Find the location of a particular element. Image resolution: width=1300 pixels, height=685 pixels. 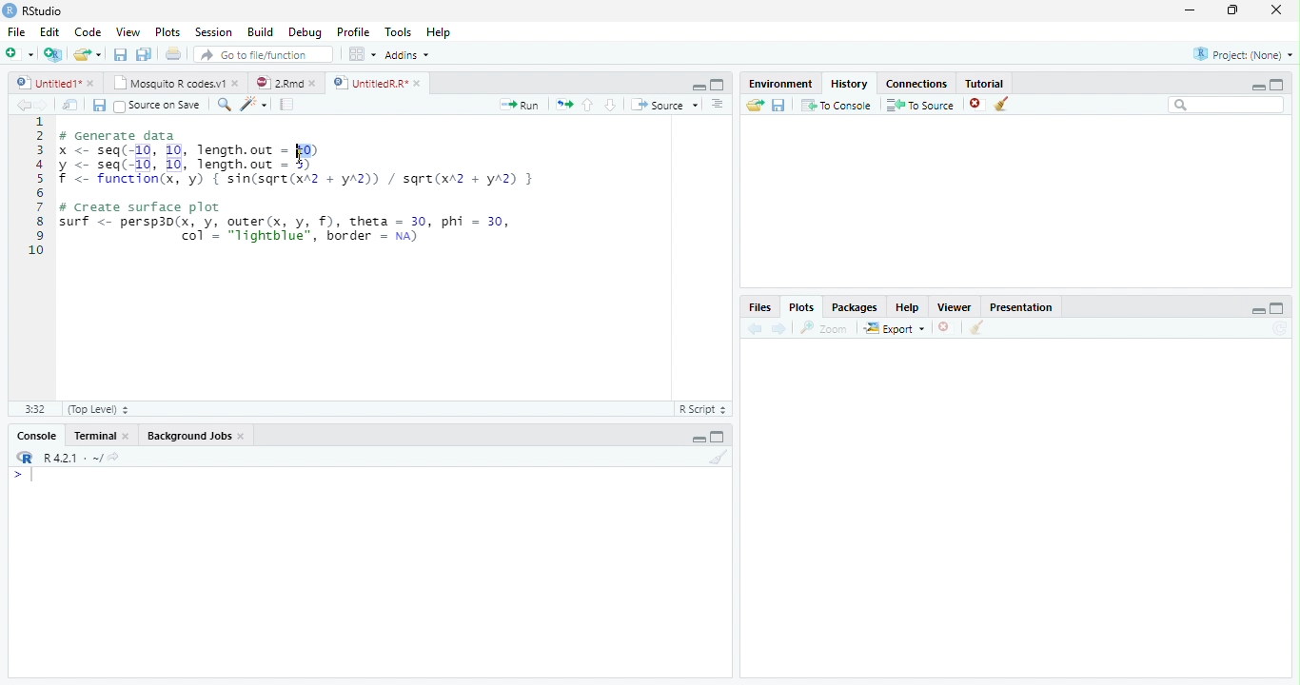

Show document outline is located at coordinates (717, 103).